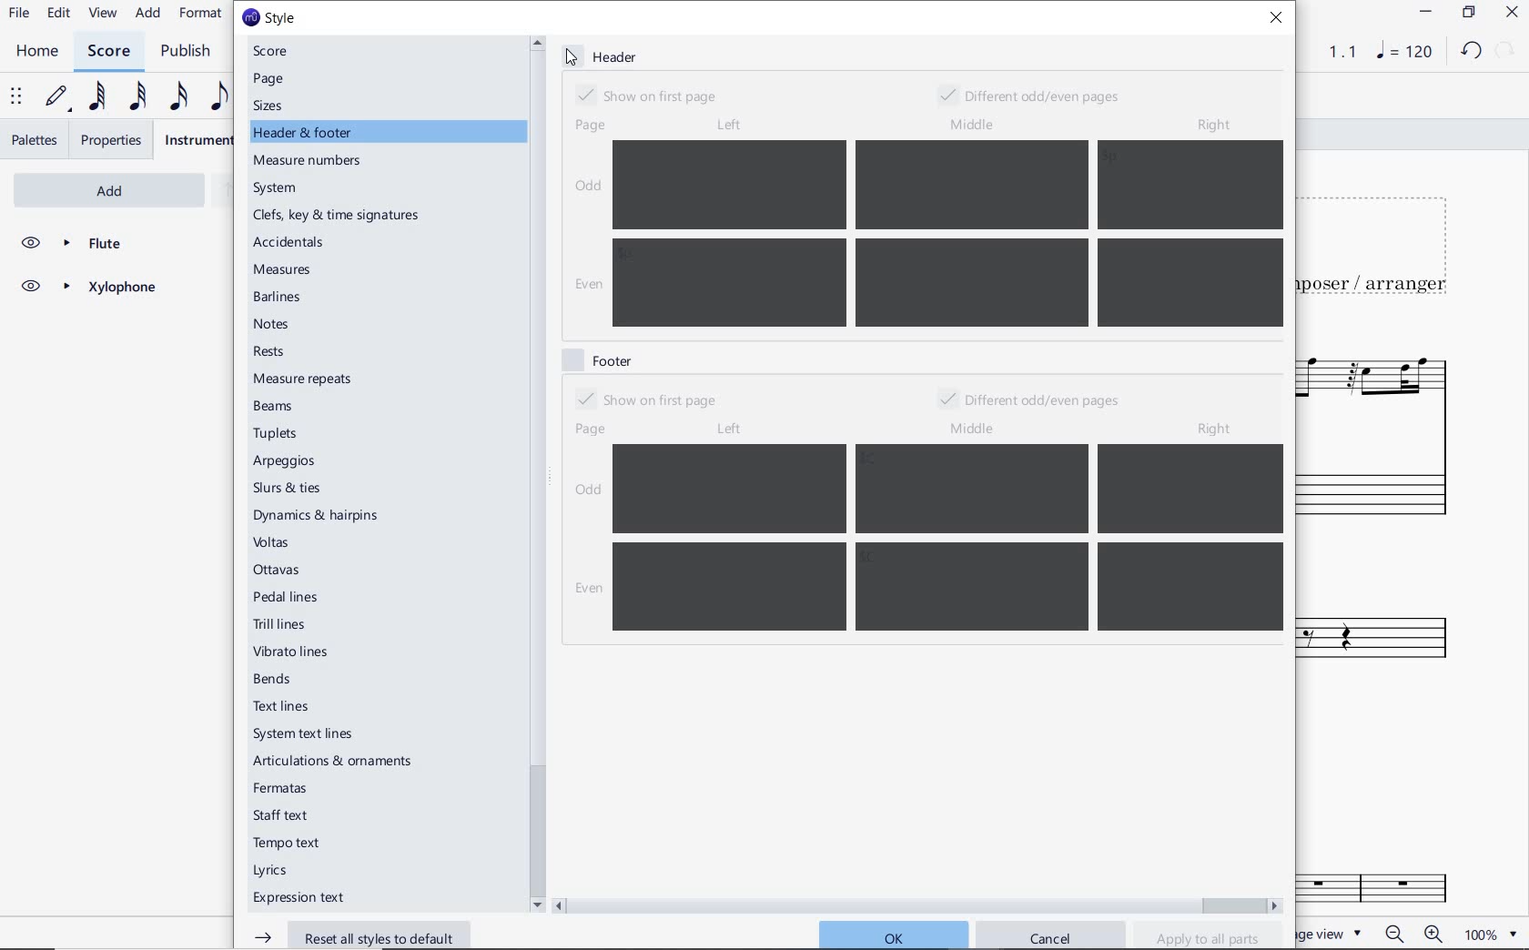  Describe the element at coordinates (340, 216) in the screenshot. I see `clefs, key & time signatures` at that location.